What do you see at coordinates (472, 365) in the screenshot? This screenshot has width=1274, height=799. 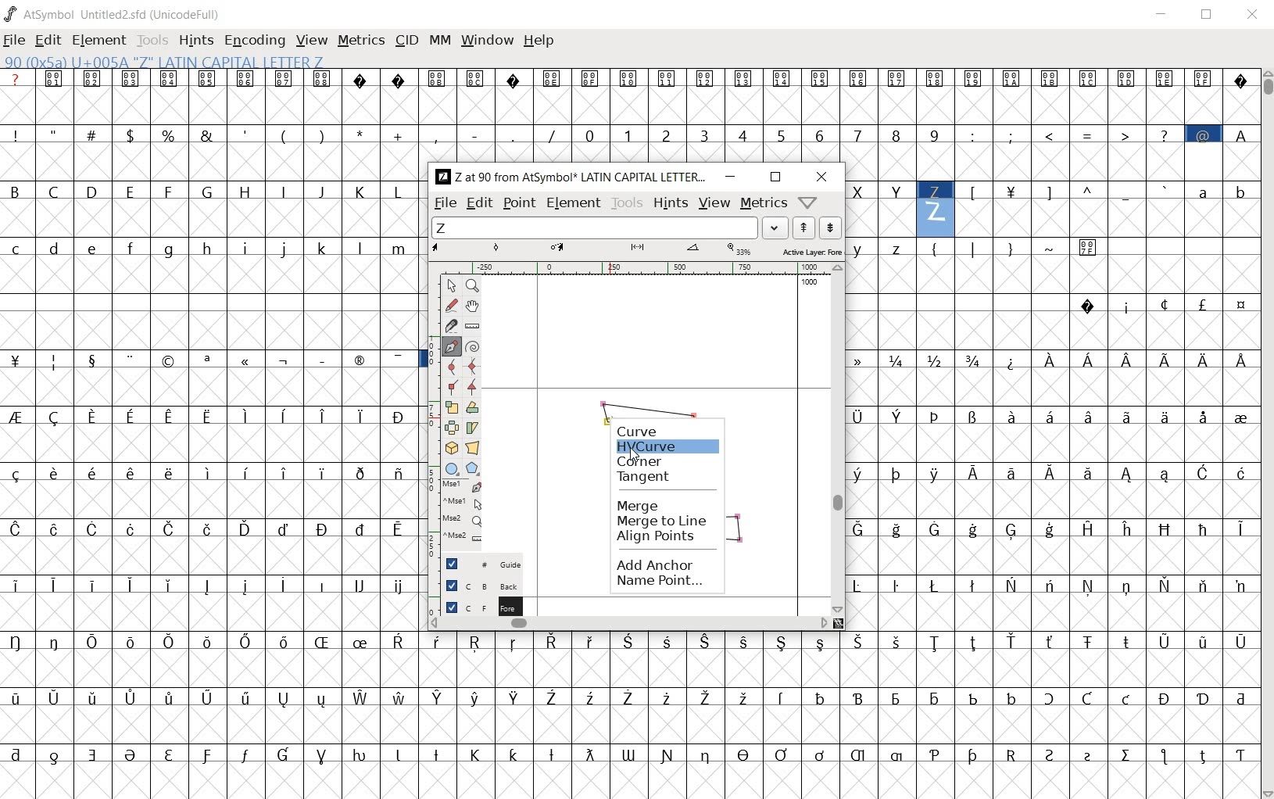 I see `add a curve point always either horizontal or vertical` at bounding box center [472, 365].